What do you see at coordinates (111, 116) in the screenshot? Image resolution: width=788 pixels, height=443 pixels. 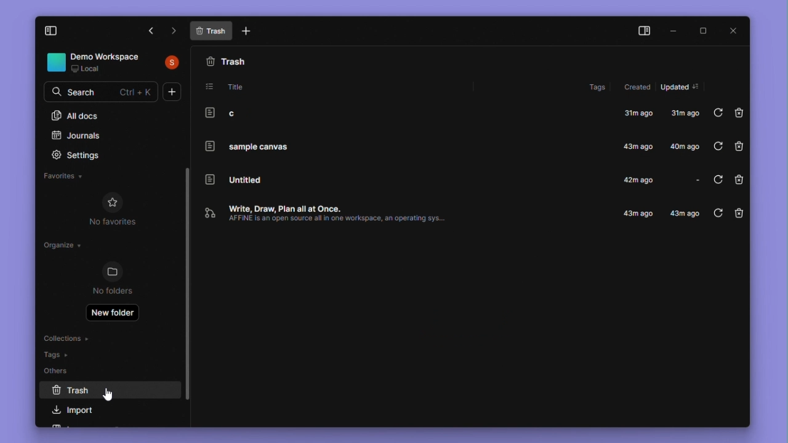 I see `All docs` at bounding box center [111, 116].